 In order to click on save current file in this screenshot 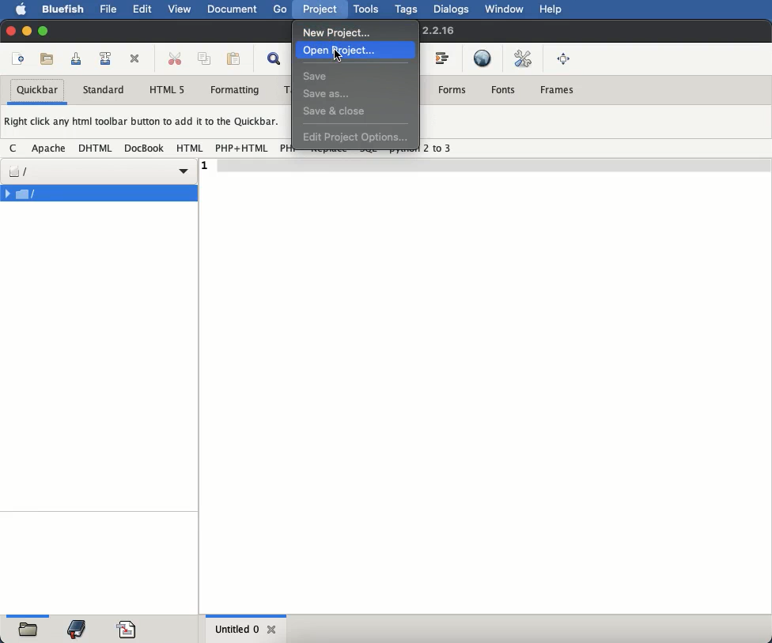, I will do `click(76, 58)`.